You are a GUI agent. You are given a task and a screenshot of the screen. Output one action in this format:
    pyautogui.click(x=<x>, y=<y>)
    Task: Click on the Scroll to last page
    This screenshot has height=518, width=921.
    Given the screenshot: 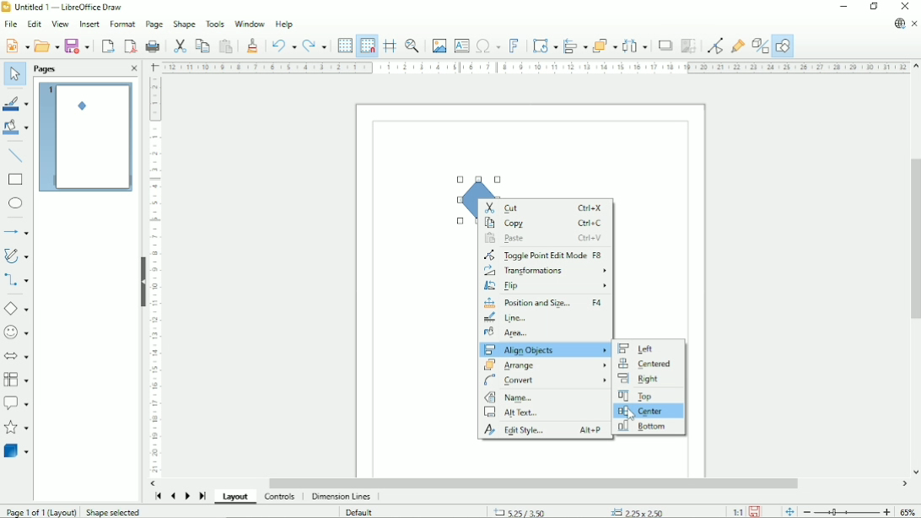 What is the action you would take?
    pyautogui.click(x=203, y=495)
    